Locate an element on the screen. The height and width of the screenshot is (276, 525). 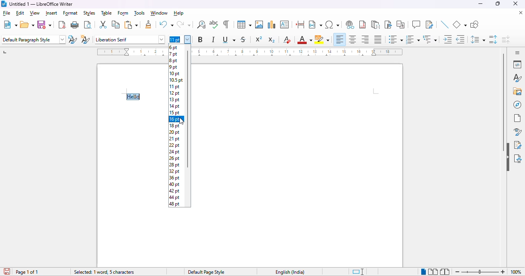
update paragraph style is located at coordinates (73, 39).